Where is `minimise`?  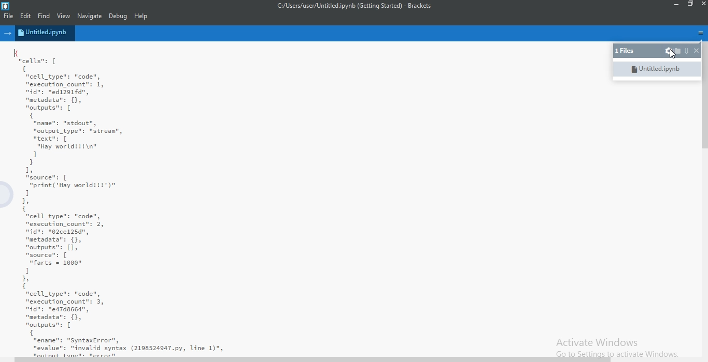 minimise is located at coordinates (675, 5).